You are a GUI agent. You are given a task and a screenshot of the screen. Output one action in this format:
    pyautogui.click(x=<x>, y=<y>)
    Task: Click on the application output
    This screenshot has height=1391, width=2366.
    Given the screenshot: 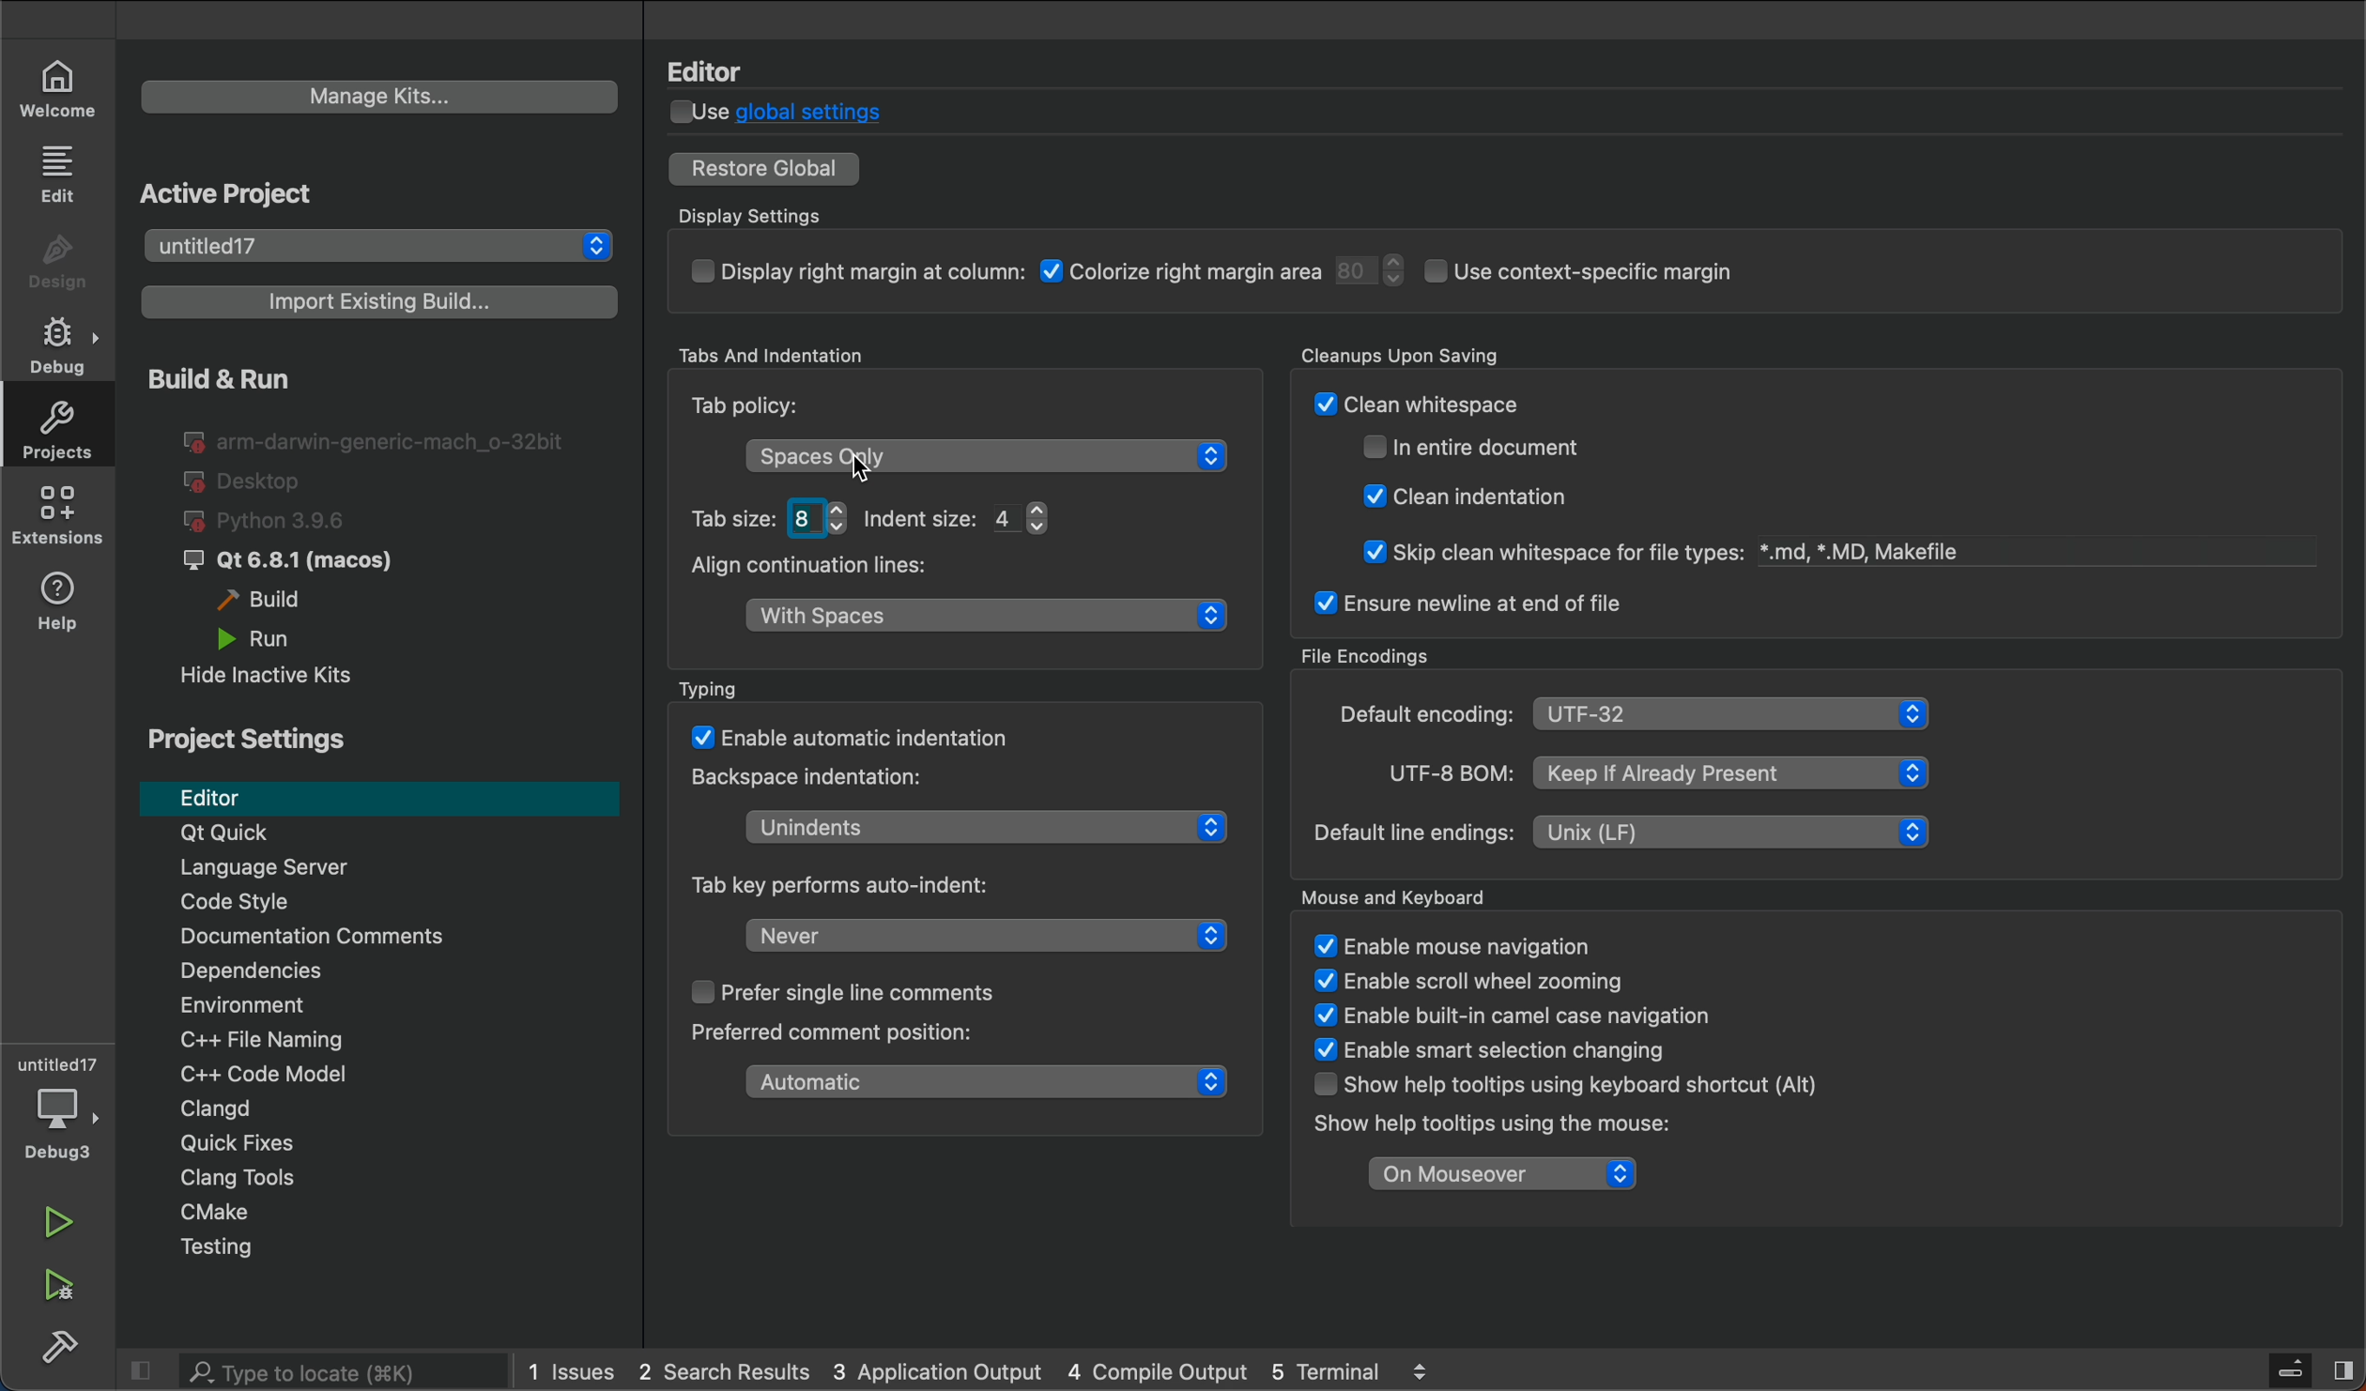 What is the action you would take?
    pyautogui.click(x=937, y=1373)
    